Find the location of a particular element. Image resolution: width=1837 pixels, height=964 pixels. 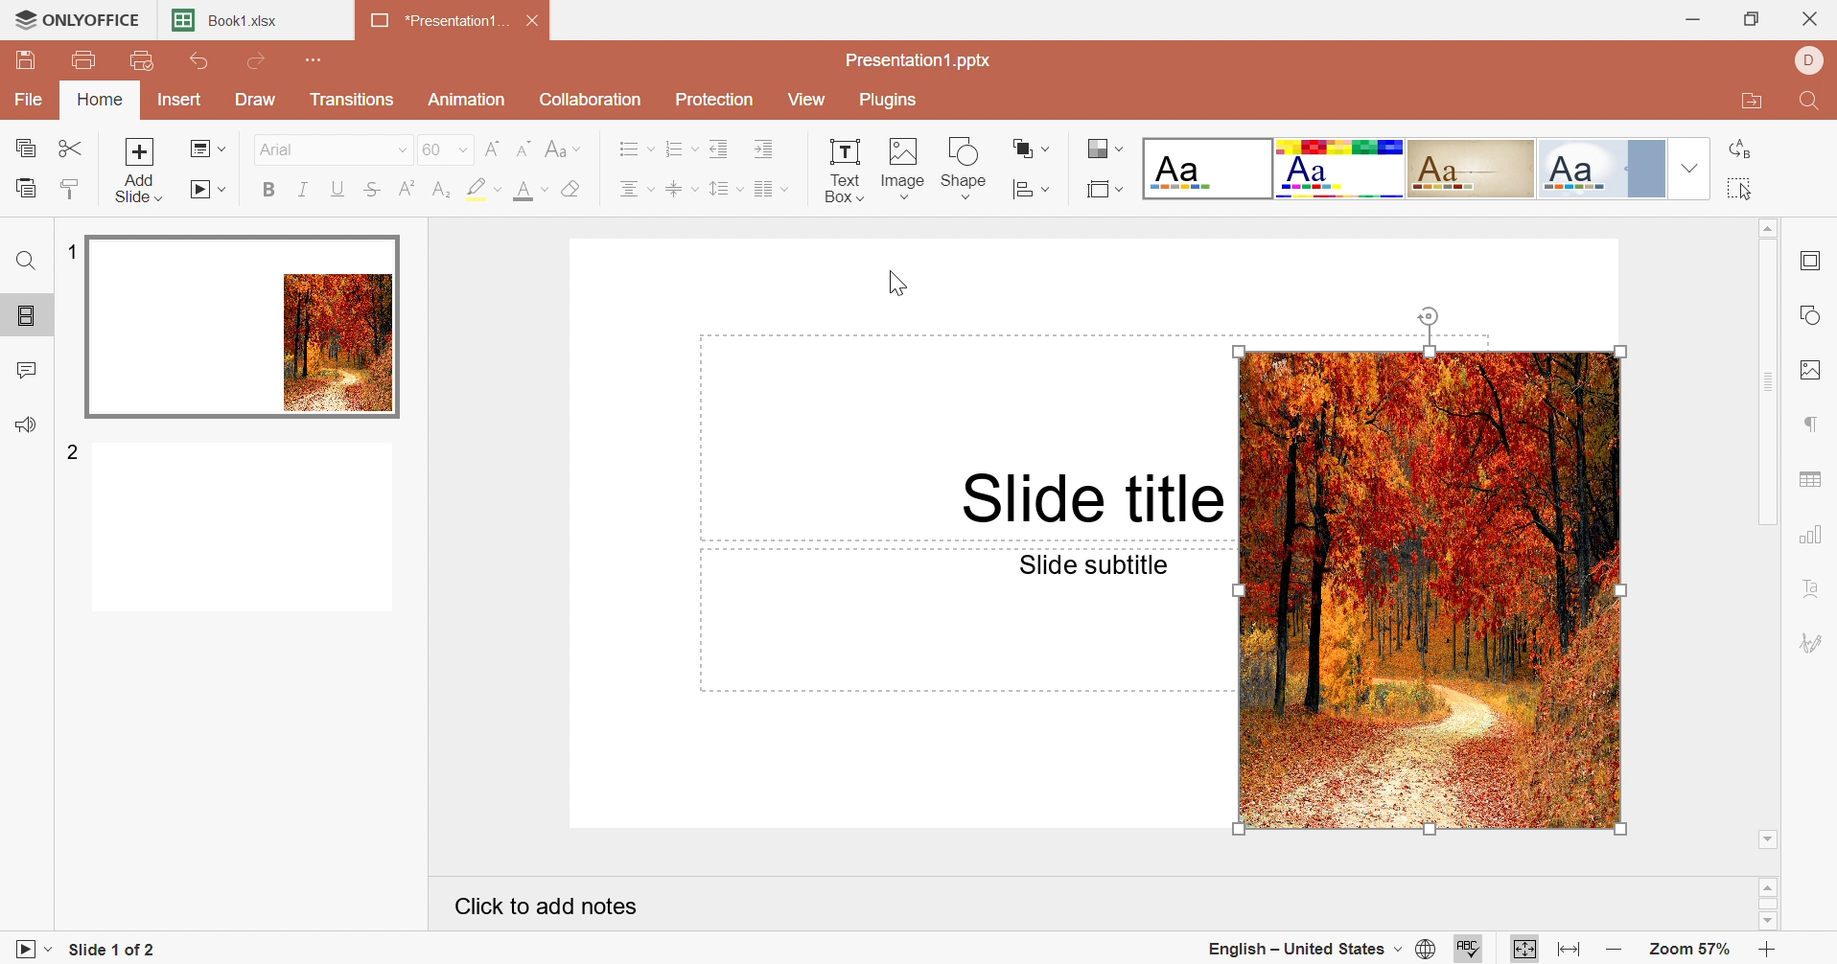

Classic is located at coordinates (1474, 168).